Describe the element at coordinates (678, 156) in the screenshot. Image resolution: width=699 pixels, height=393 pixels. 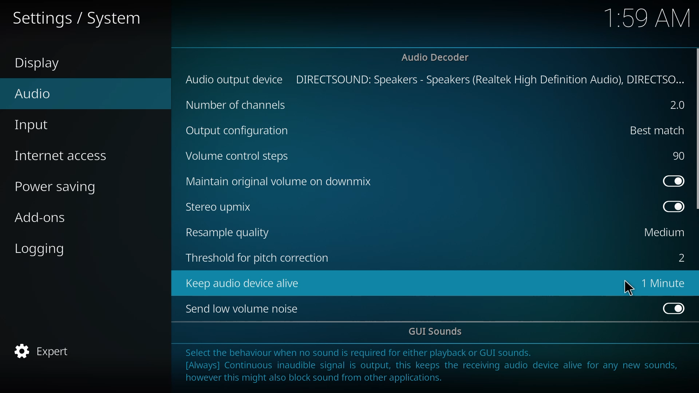
I see `90` at that location.